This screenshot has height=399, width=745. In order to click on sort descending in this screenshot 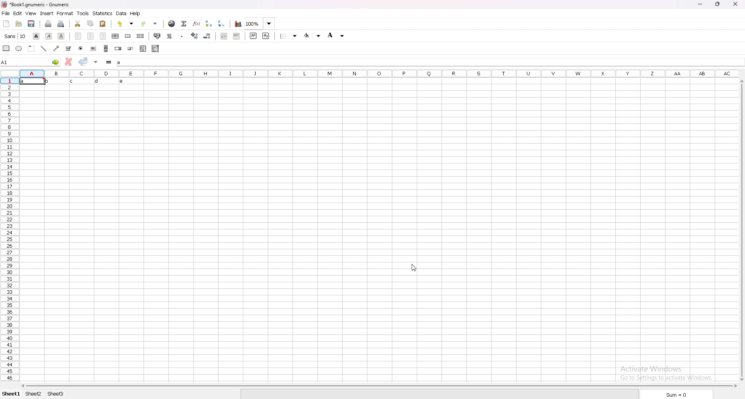, I will do `click(222, 24)`.